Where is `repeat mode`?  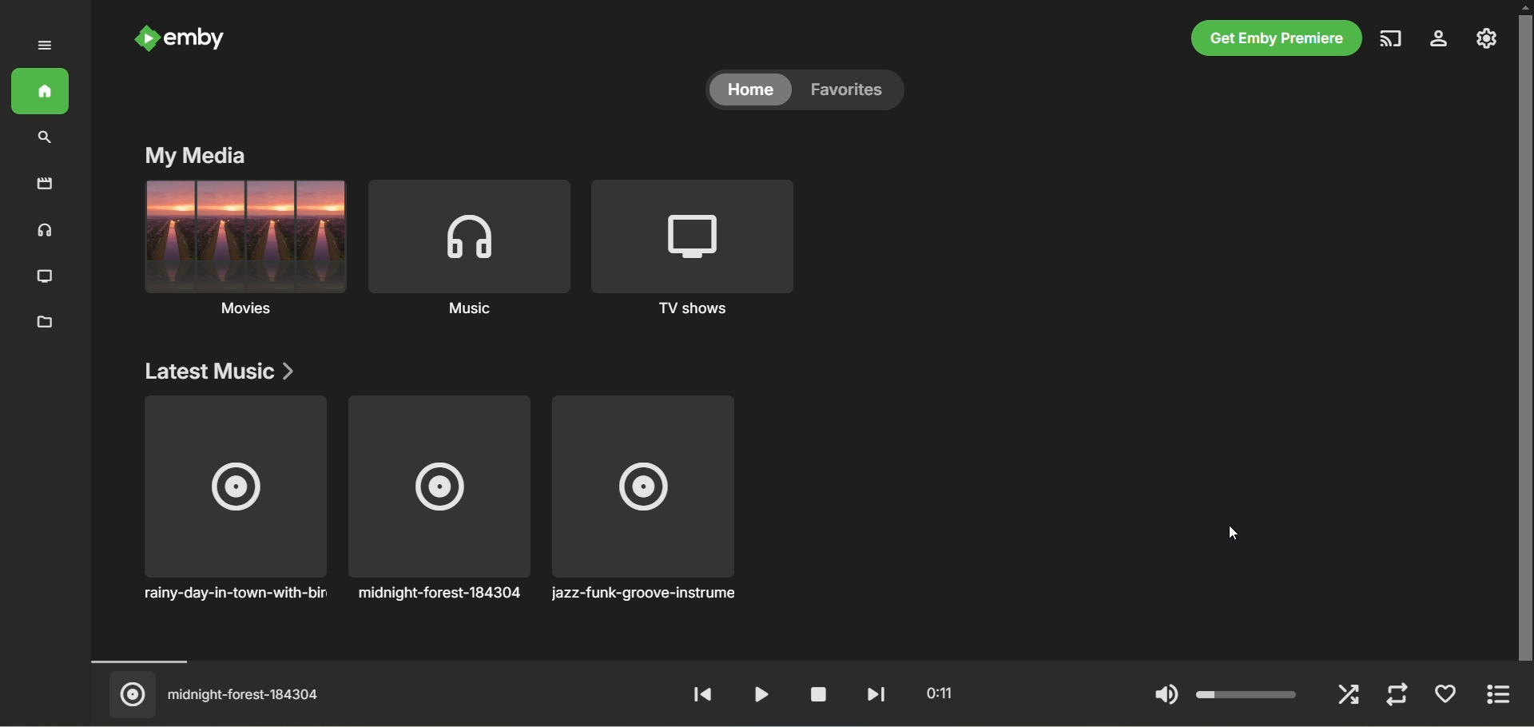 repeat mode is located at coordinates (1397, 696).